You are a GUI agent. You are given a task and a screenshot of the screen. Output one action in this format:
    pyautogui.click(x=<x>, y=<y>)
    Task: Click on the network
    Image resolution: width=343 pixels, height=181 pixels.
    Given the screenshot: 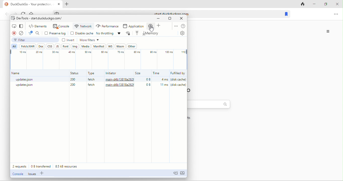 What is the action you would take?
    pyautogui.click(x=83, y=26)
    